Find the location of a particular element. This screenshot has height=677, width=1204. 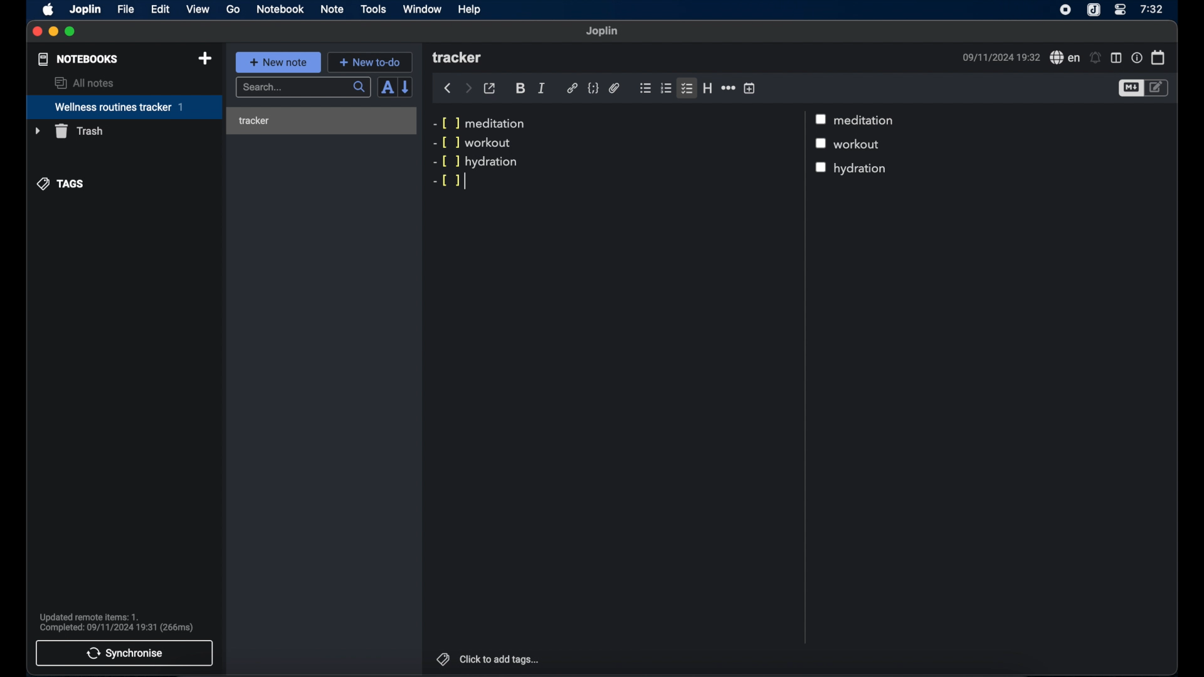

maximize is located at coordinates (71, 32).